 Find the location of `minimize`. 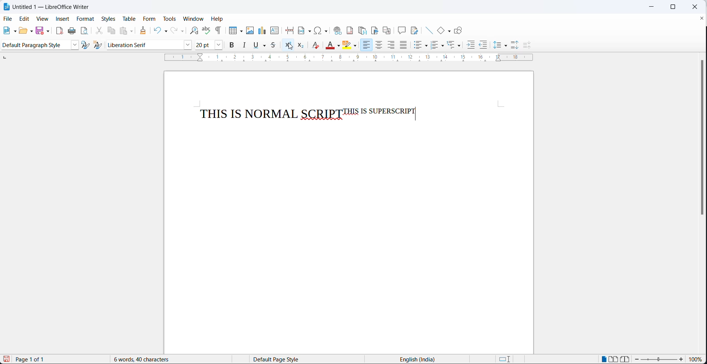

minimize is located at coordinates (652, 7).